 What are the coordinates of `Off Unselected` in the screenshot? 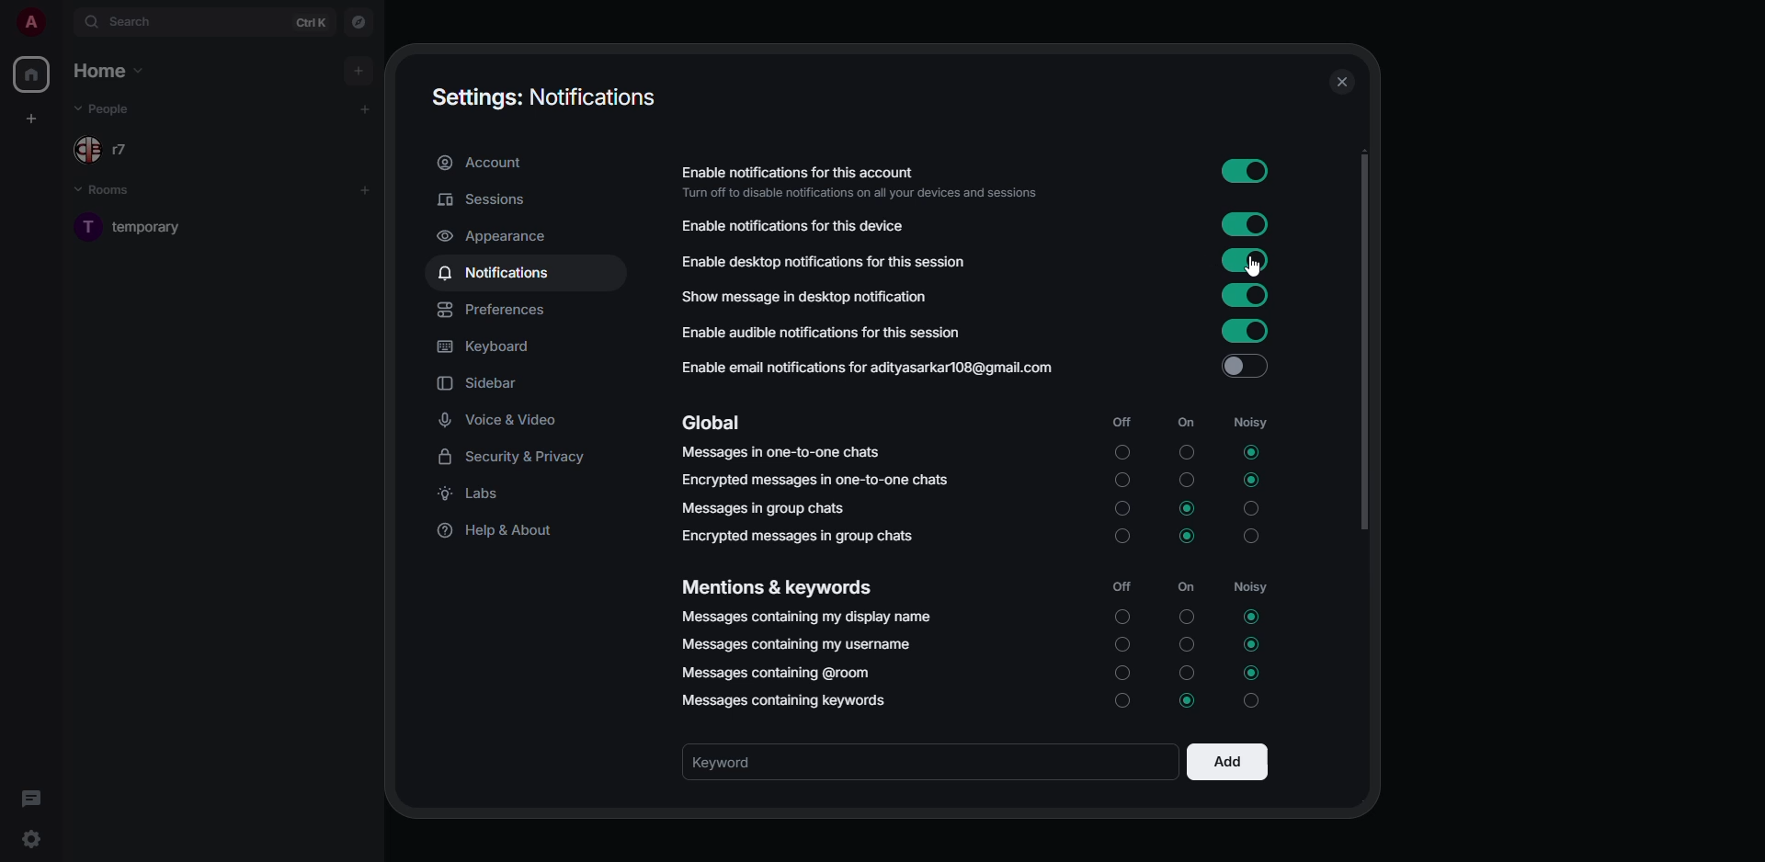 It's located at (1122, 508).